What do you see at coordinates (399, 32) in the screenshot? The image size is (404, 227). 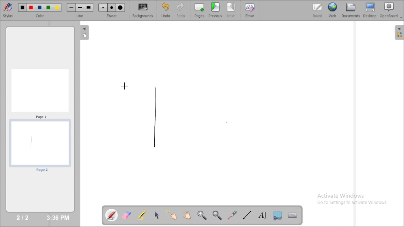 I see `The library` at bounding box center [399, 32].